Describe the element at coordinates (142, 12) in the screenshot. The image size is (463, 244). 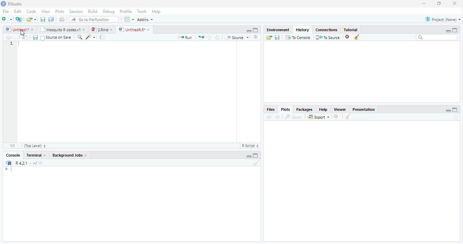
I see `Tools` at that location.